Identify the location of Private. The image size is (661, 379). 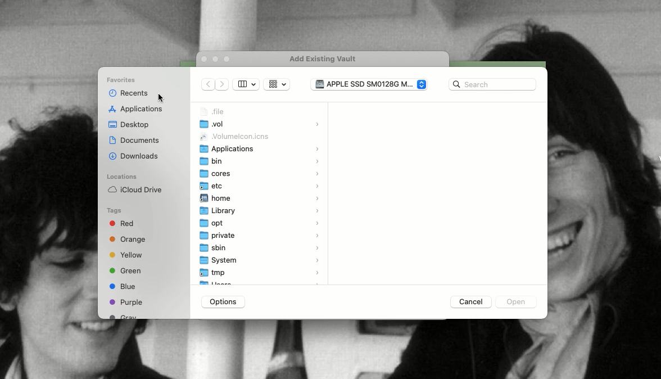
(260, 236).